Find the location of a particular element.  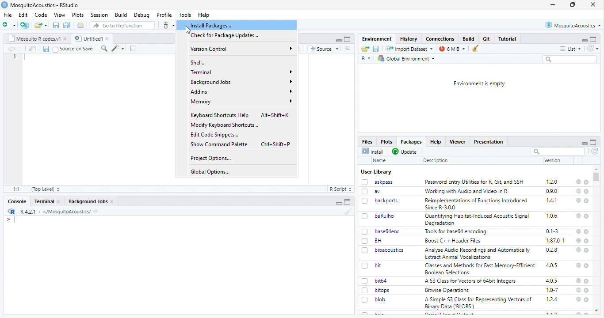

History is located at coordinates (409, 39).